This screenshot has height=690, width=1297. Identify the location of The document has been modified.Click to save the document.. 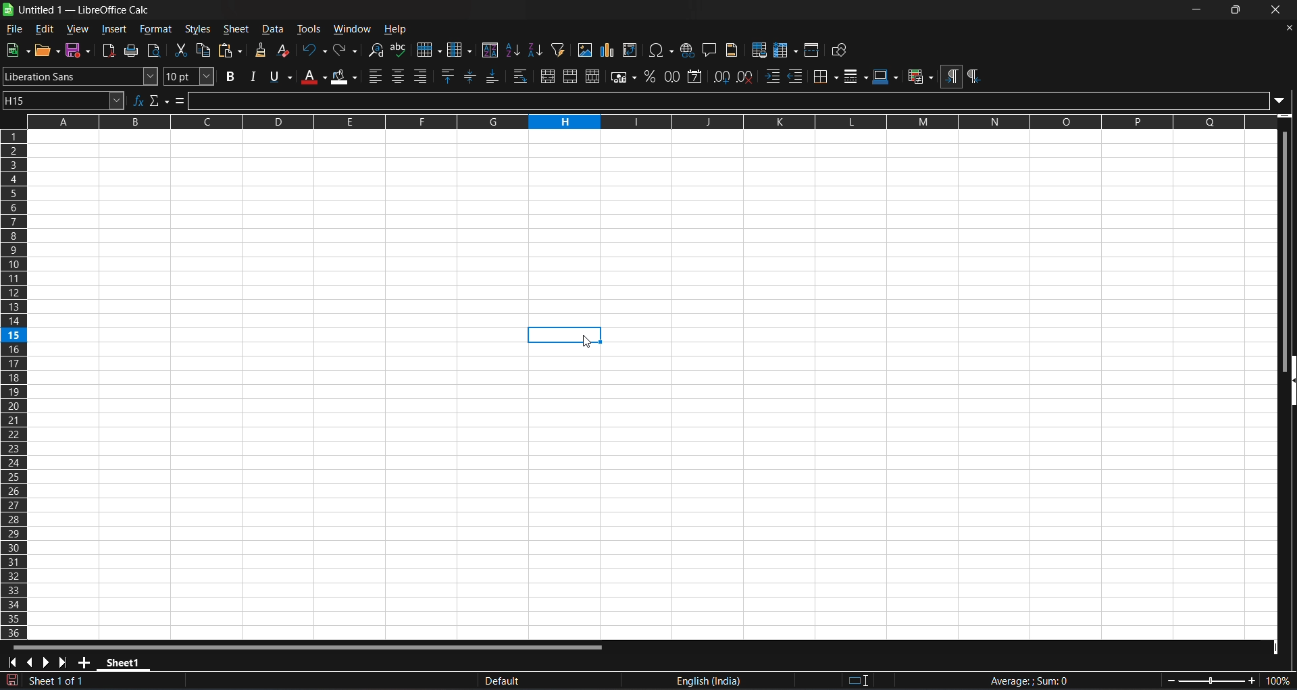
(206, 684).